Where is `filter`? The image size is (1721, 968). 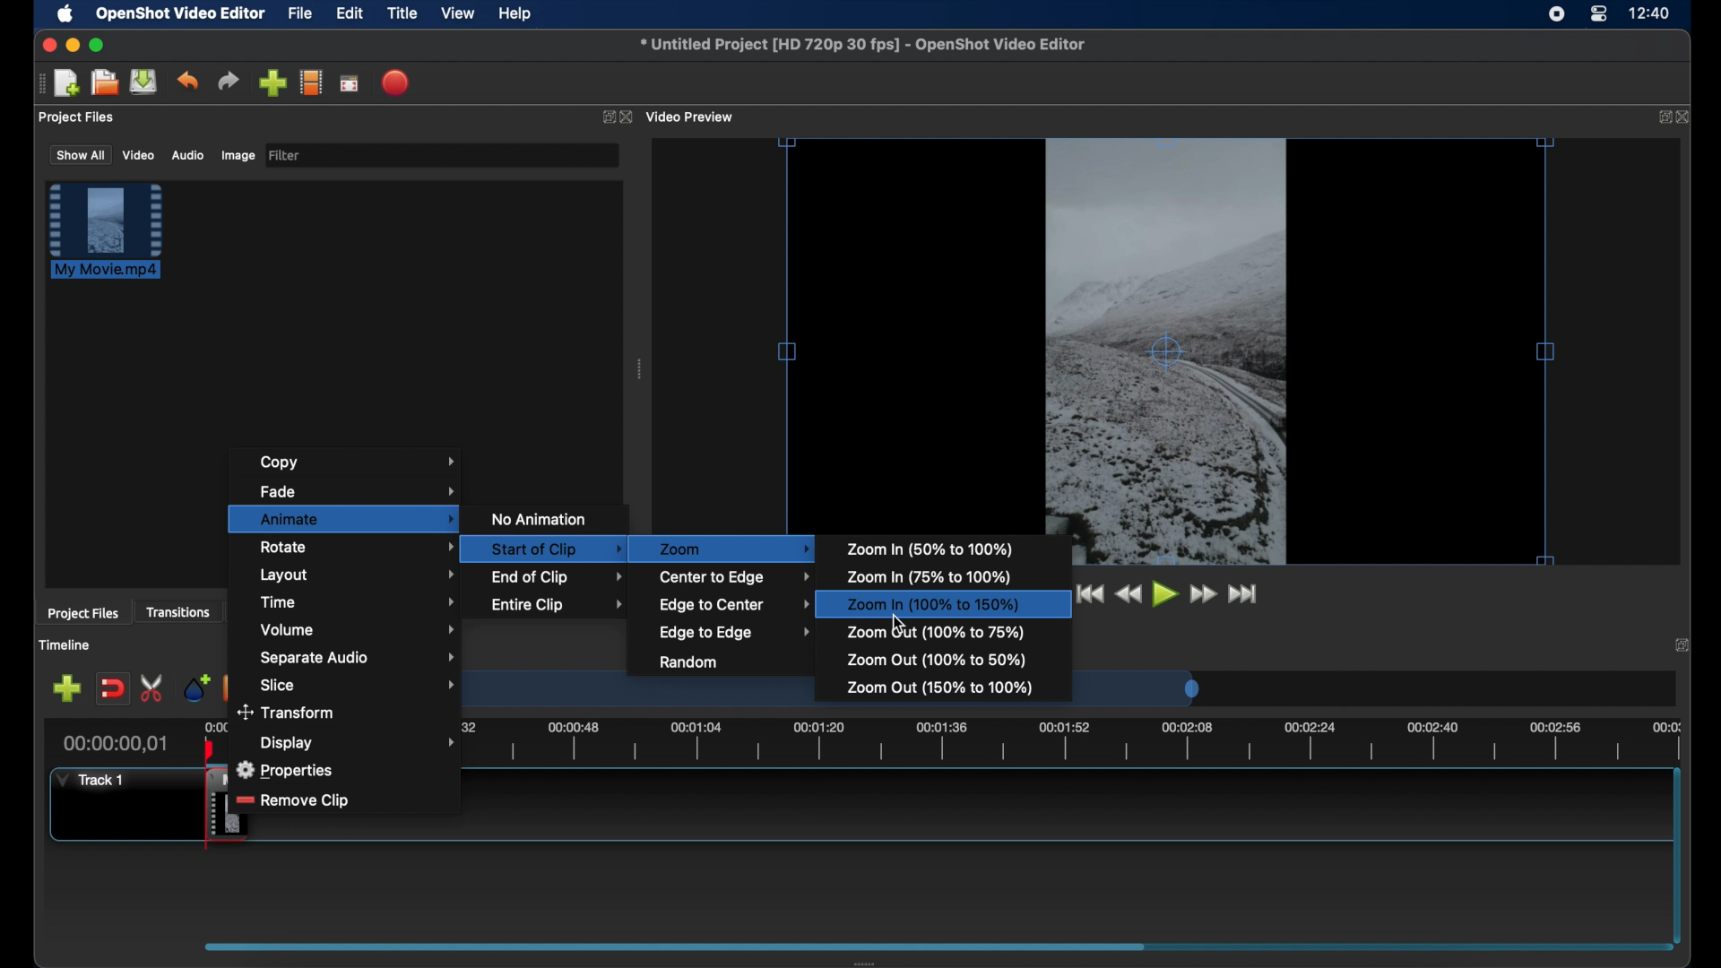 filter is located at coordinates (285, 154).